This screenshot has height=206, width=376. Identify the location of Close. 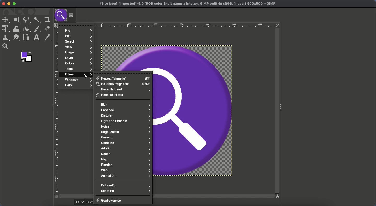
(2, 4).